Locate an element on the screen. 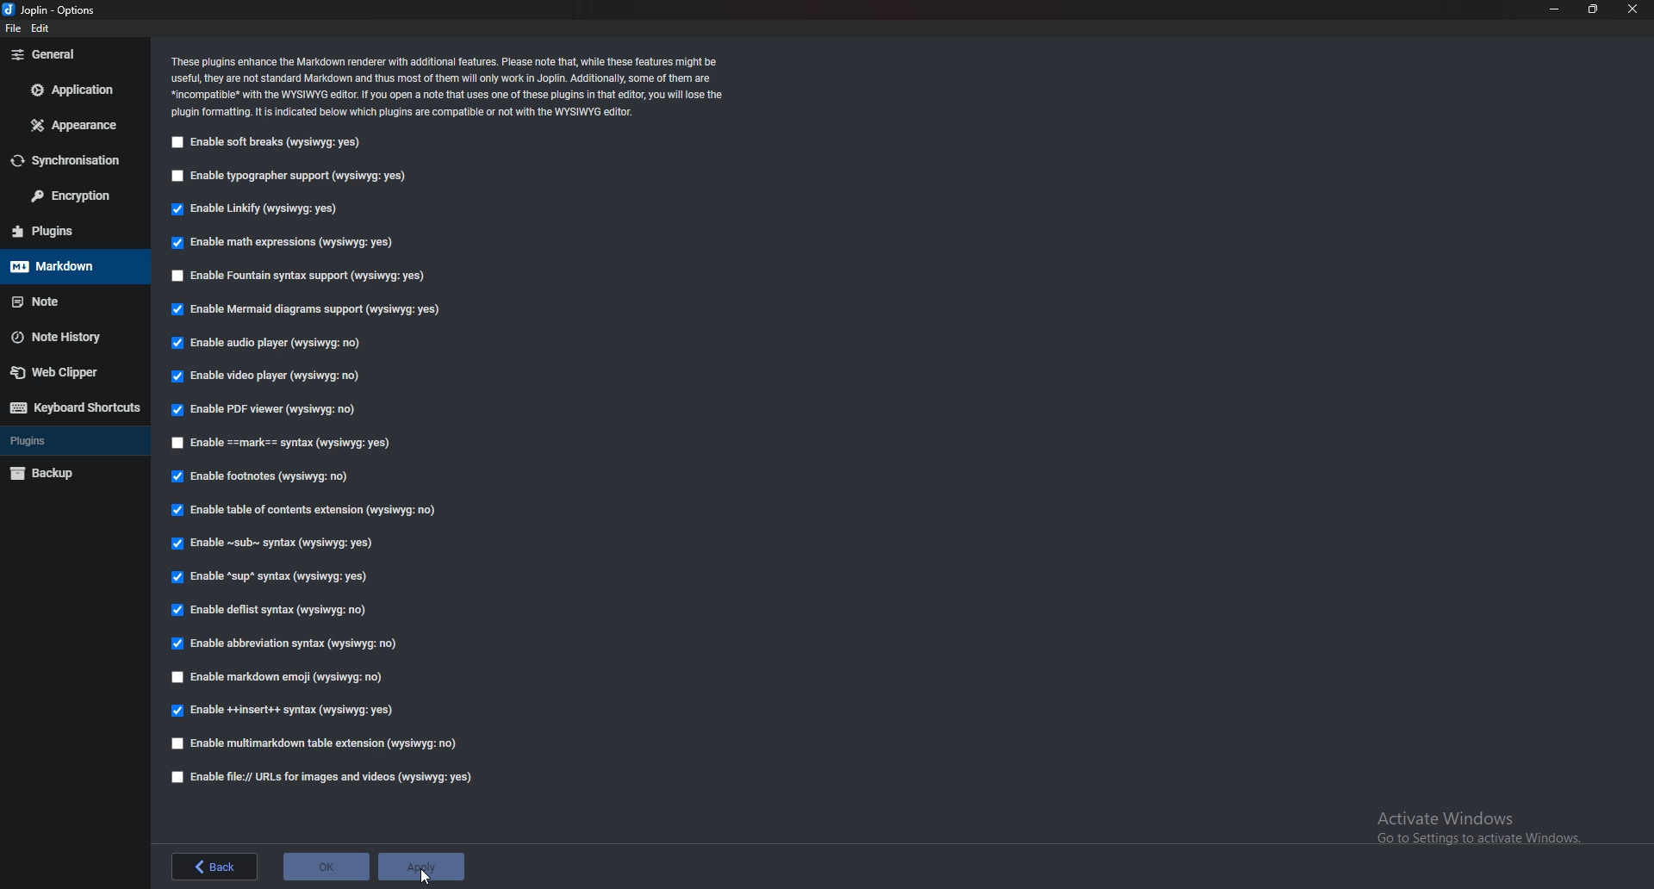 This screenshot has height=889, width=1654. enable markdown emoji is located at coordinates (283, 675).